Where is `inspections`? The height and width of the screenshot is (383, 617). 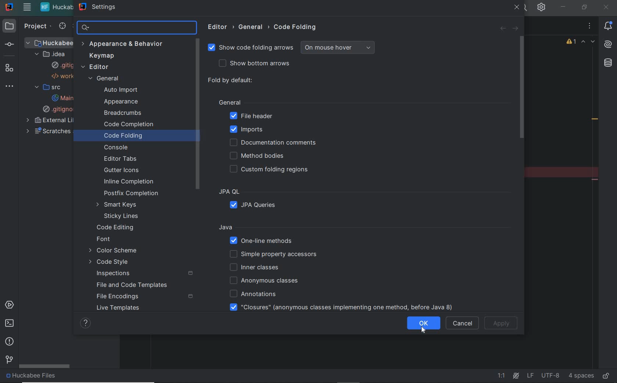 inspections is located at coordinates (113, 274).